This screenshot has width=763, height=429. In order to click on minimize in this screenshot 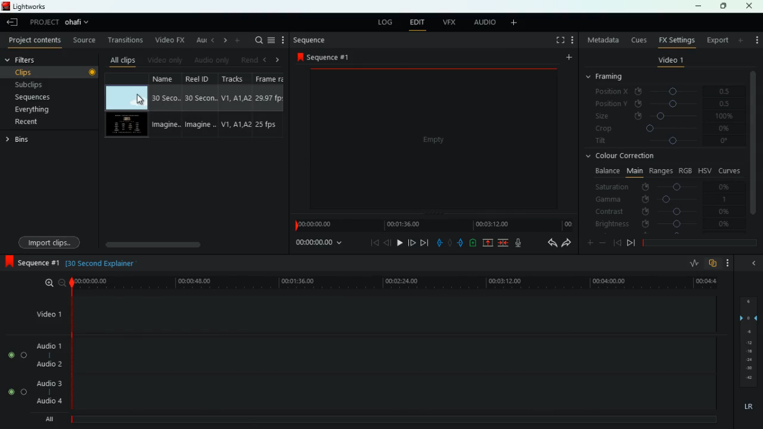, I will do `click(698, 7)`.